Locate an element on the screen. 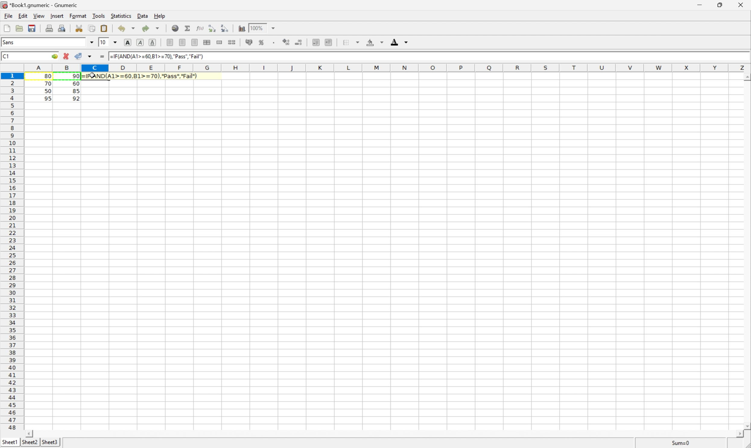  85 is located at coordinates (76, 92).